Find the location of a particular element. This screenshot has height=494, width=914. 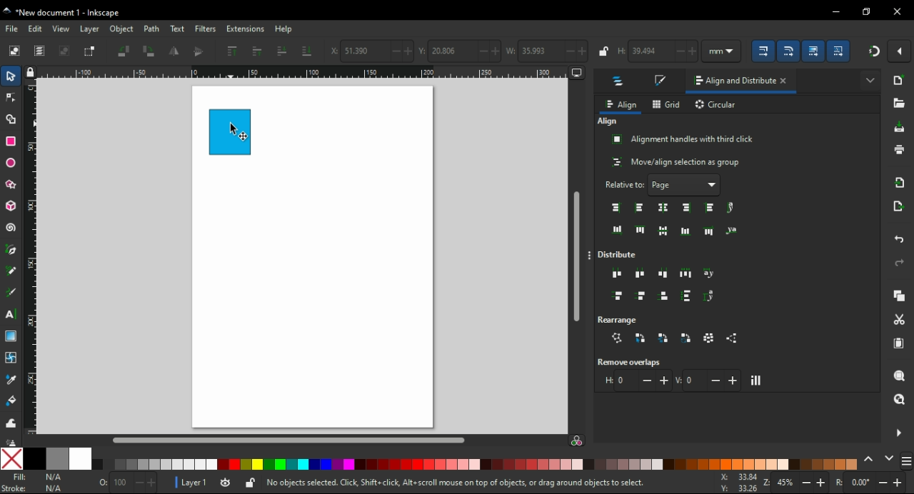

scroll bar is located at coordinates (576, 250).